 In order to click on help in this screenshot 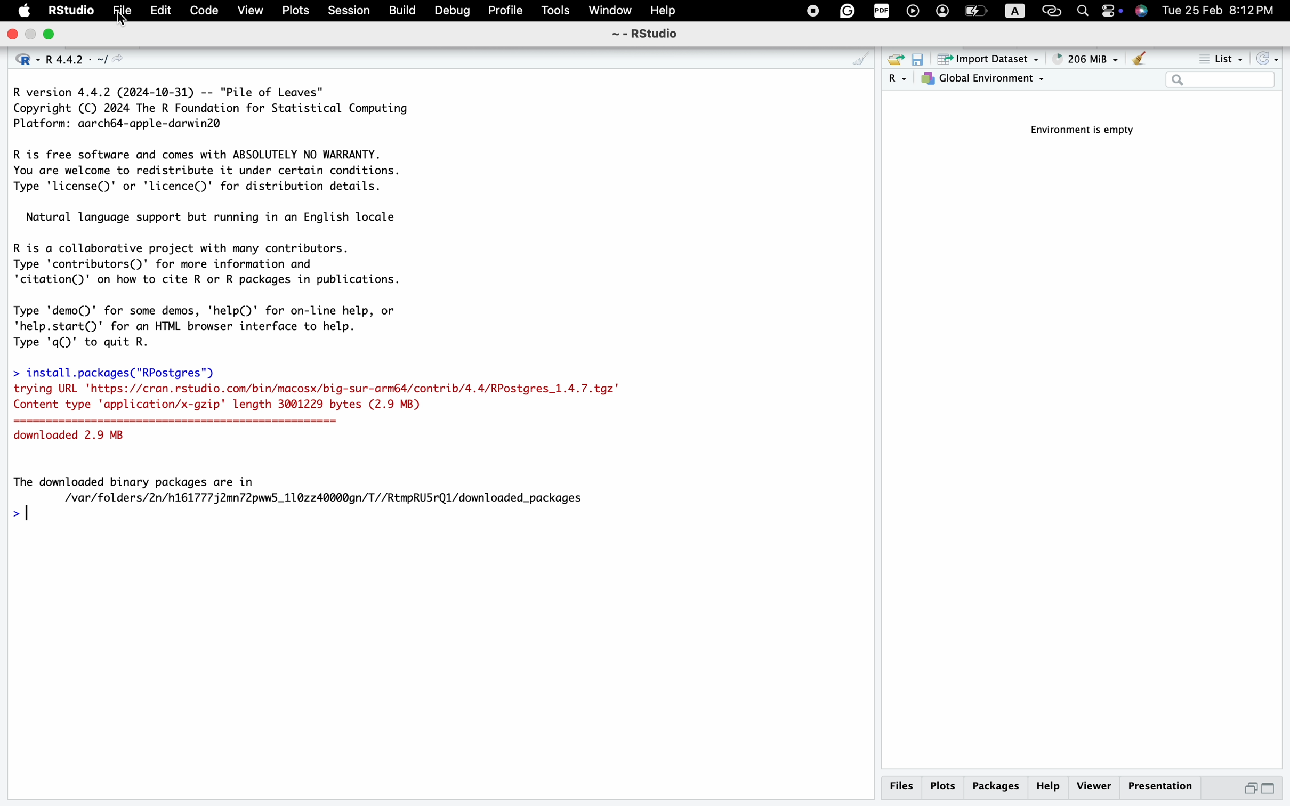, I will do `click(665, 10)`.